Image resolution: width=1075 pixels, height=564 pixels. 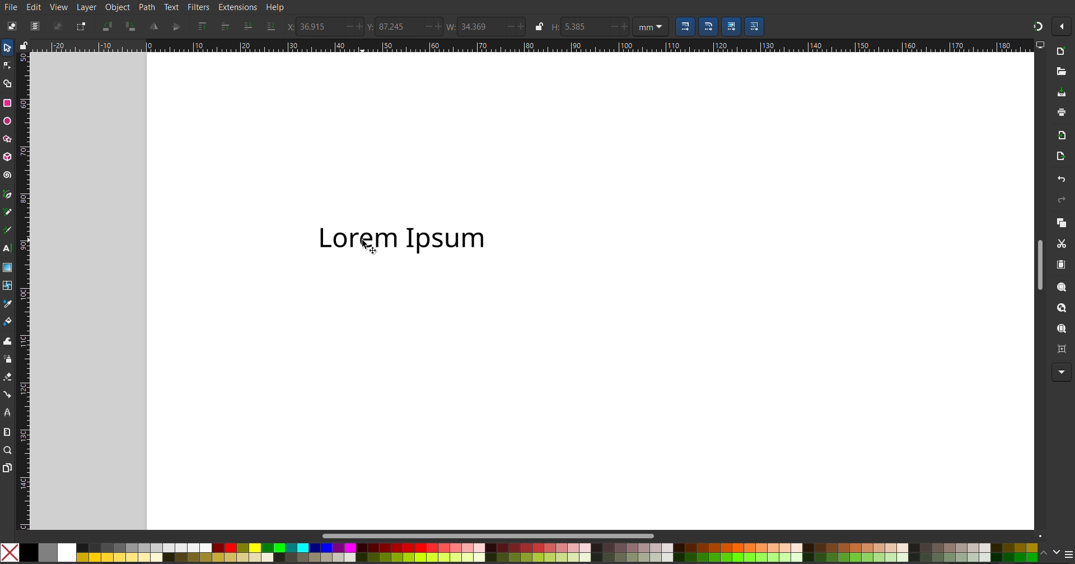 I want to click on X Coords, so click(x=326, y=28).